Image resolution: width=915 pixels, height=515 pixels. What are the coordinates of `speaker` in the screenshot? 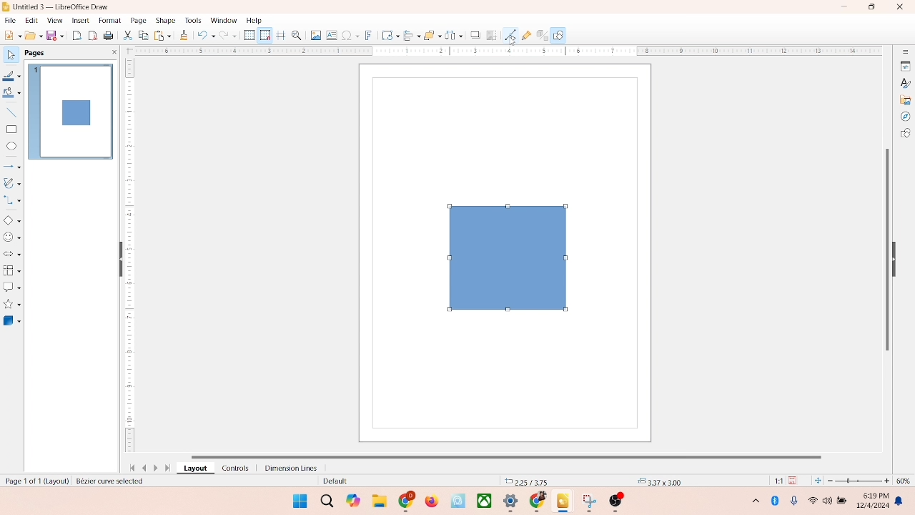 It's located at (829, 501).